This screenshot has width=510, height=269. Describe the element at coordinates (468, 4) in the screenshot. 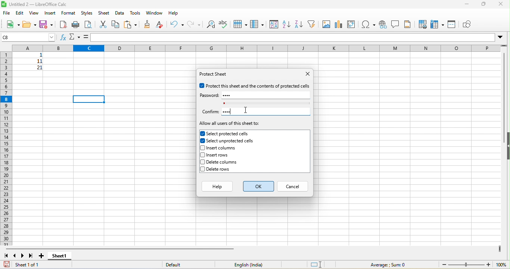

I see `minimize` at that location.